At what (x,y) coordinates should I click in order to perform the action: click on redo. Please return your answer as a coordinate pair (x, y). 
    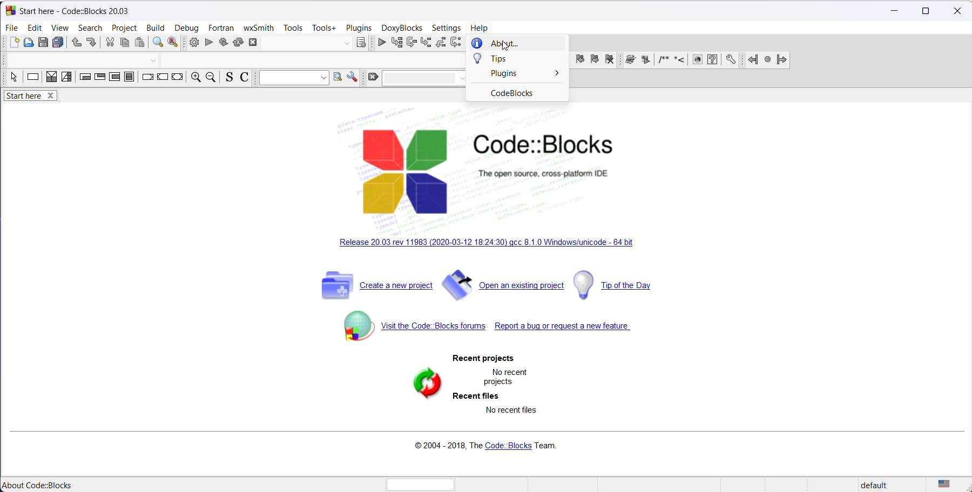
    Looking at the image, I should click on (91, 43).